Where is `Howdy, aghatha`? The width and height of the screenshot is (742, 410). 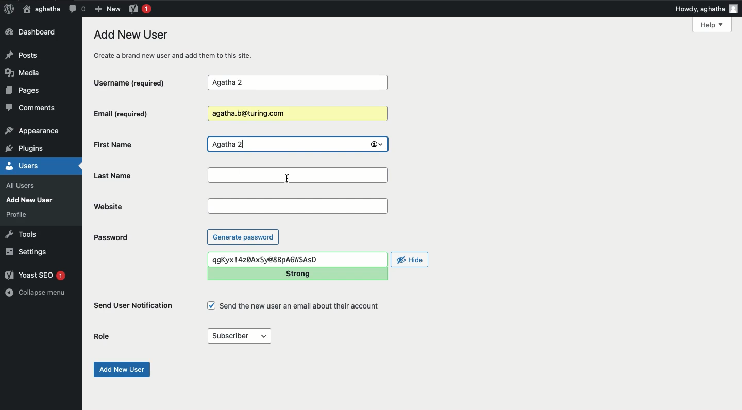
Howdy, aghatha is located at coordinates (706, 9).